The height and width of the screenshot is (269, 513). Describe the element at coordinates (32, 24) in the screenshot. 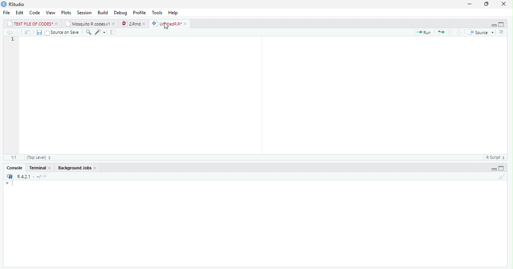

I see `TEXT FILE OF CODES*` at that location.